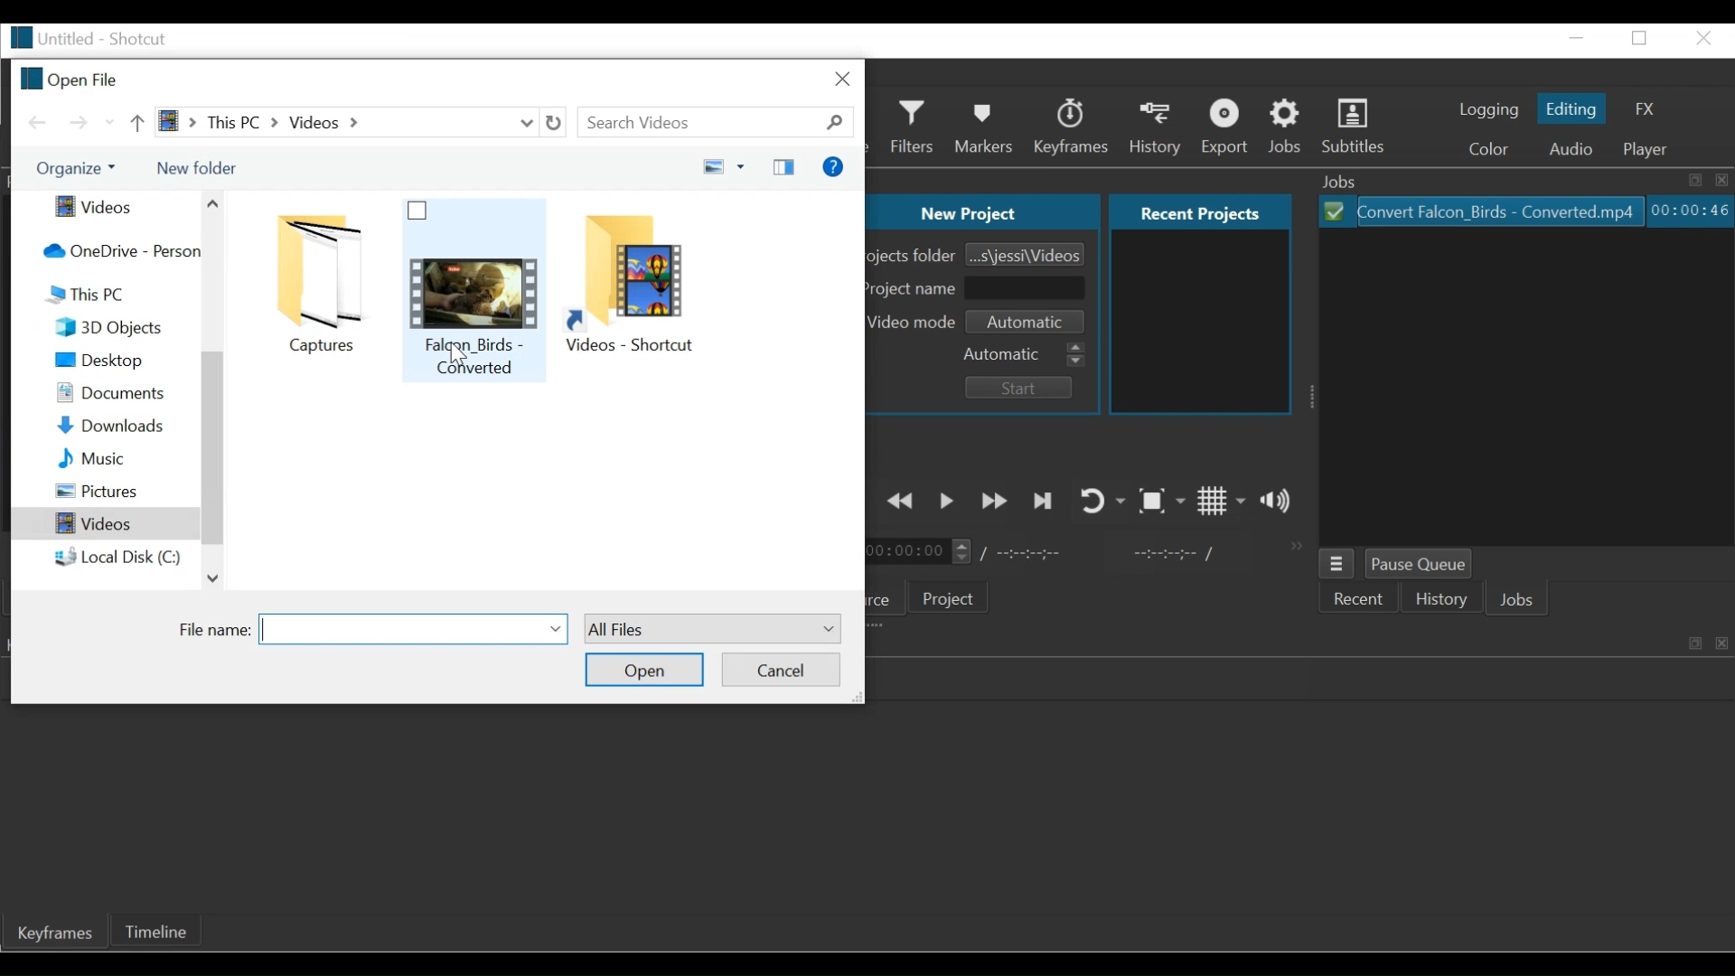 The width and height of the screenshot is (1735, 976). What do you see at coordinates (79, 123) in the screenshot?
I see `Go Forward` at bounding box center [79, 123].